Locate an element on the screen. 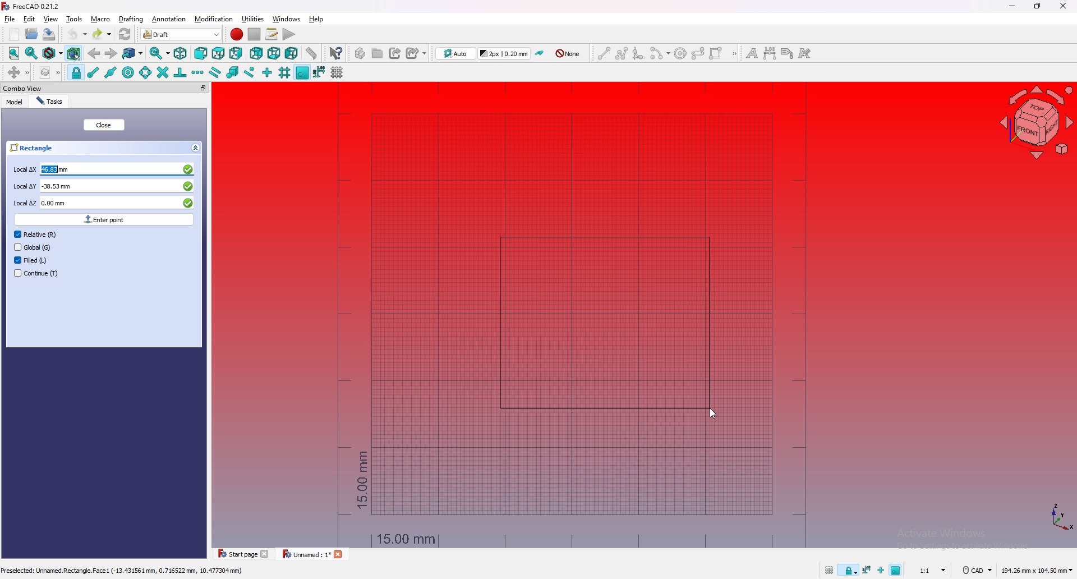 Image resolution: width=1077 pixels, height=579 pixels. redo is located at coordinates (103, 34).